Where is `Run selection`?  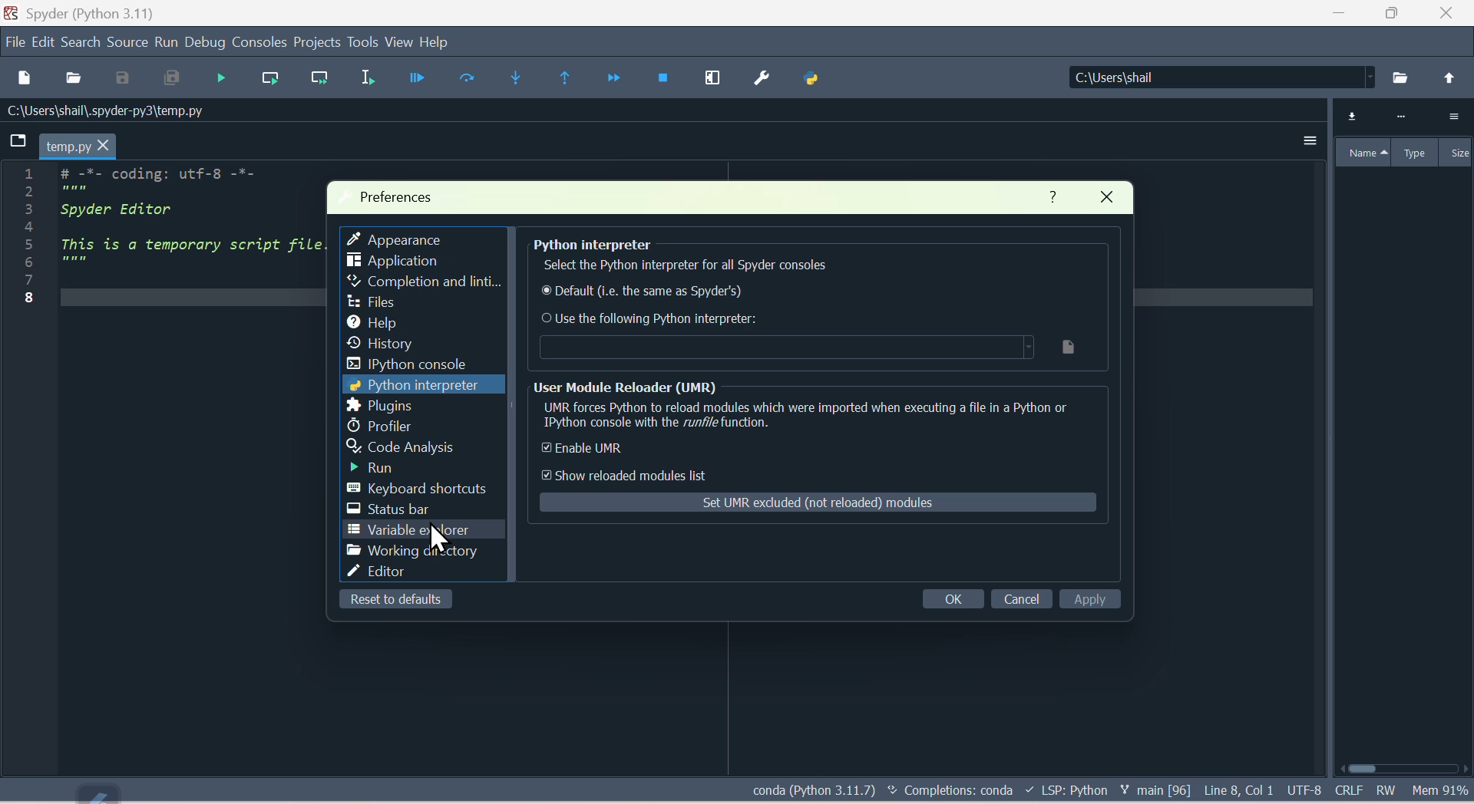 Run selection is located at coordinates (364, 79).